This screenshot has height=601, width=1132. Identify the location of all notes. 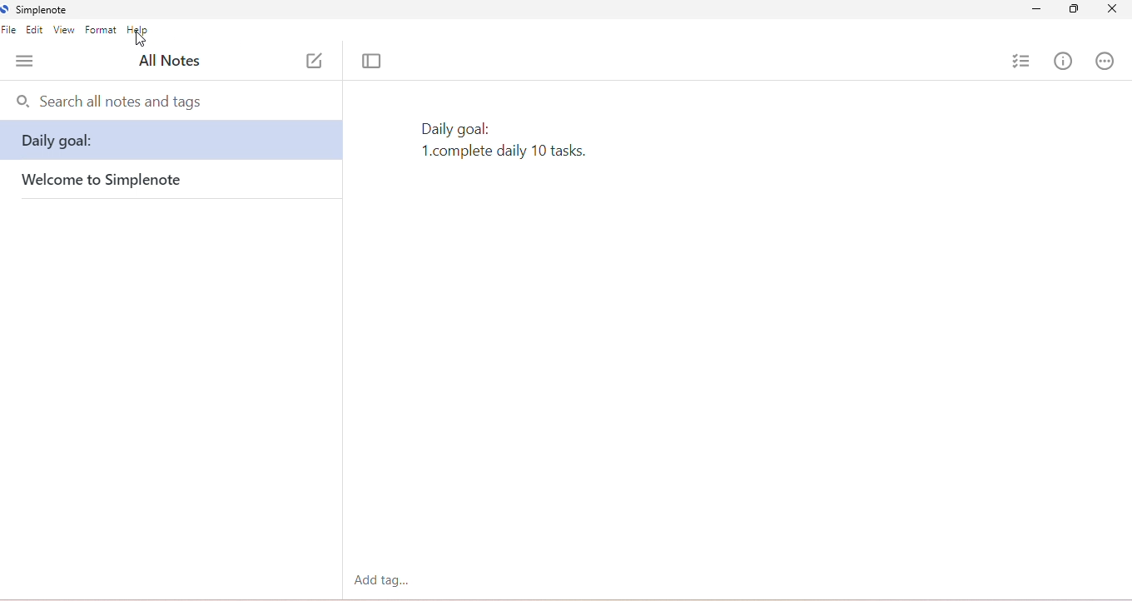
(171, 60).